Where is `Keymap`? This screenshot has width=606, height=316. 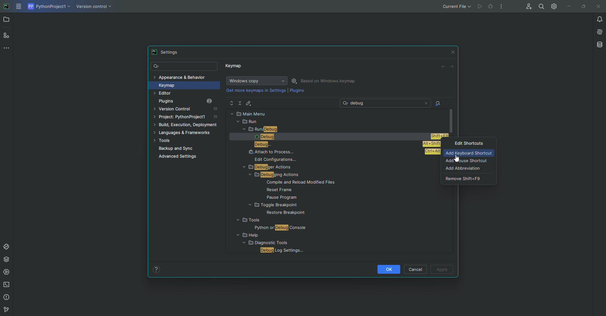 Keymap is located at coordinates (182, 85).